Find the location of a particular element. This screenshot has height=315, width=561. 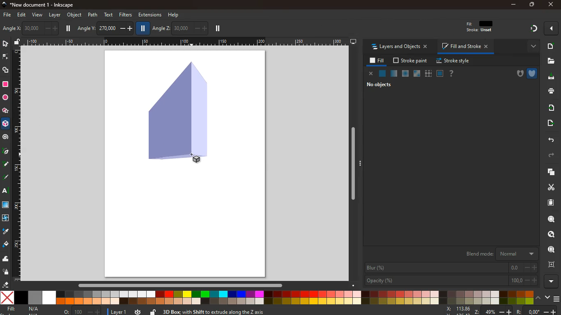

color is located at coordinates (267, 298).